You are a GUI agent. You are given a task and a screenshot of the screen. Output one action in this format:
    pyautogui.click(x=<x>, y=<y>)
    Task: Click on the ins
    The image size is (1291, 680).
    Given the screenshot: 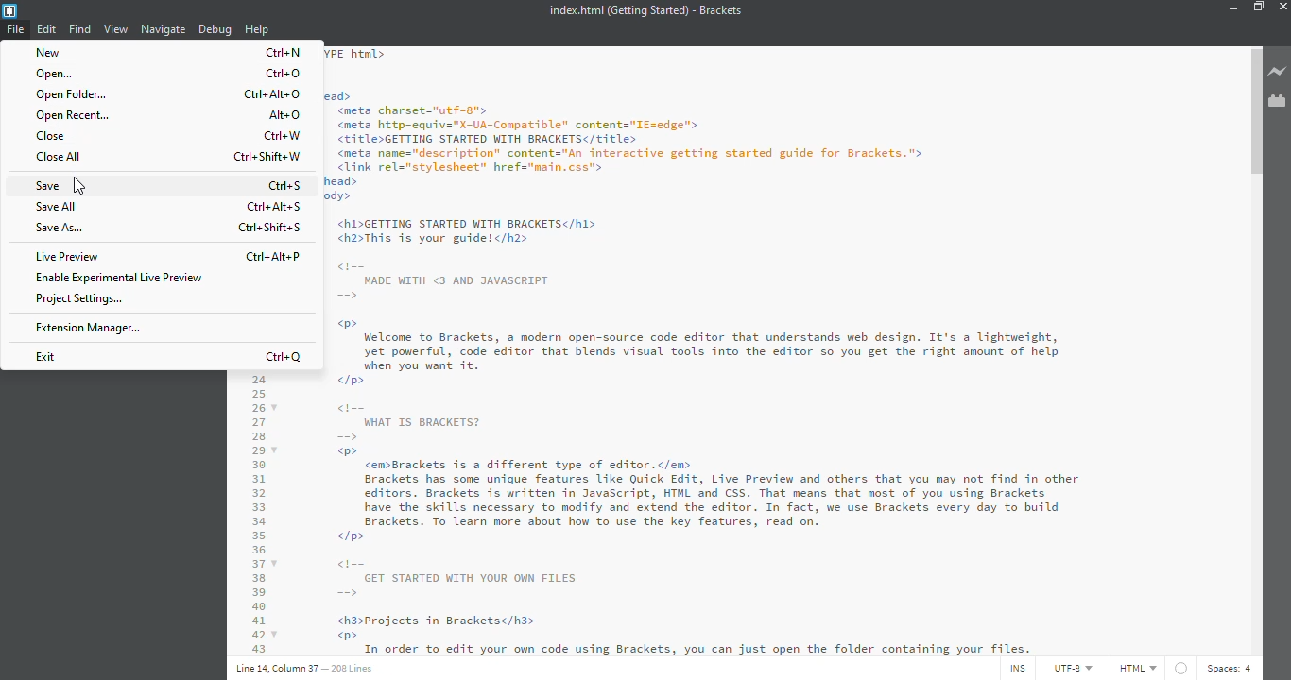 What is the action you would take?
    pyautogui.click(x=1015, y=667)
    